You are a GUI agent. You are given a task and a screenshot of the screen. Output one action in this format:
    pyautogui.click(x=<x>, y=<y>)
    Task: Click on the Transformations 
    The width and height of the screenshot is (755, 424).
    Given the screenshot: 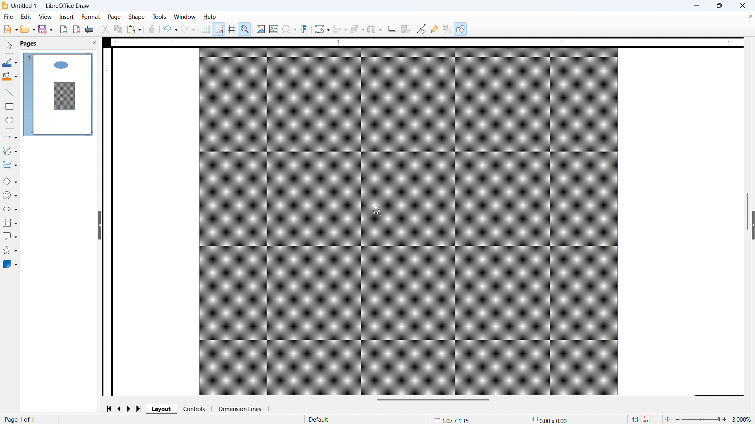 What is the action you would take?
    pyautogui.click(x=322, y=29)
    